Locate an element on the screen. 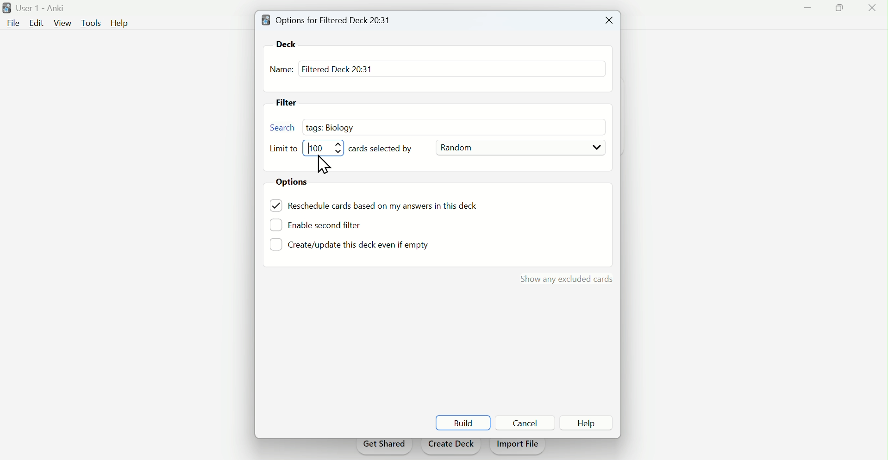  Minimise is located at coordinates (807, 7).